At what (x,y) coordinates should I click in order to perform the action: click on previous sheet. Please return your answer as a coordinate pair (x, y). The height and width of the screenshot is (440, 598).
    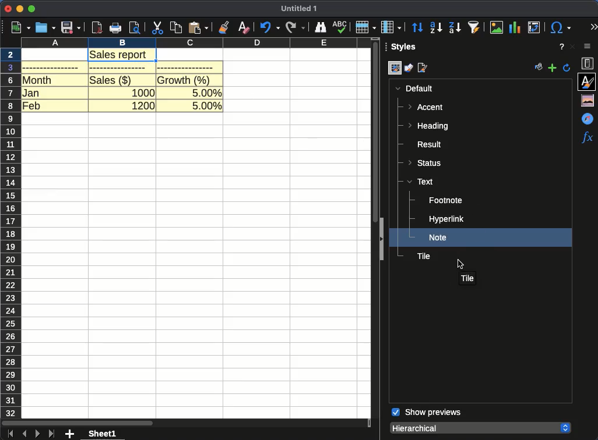
    Looking at the image, I should click on (24, 434).